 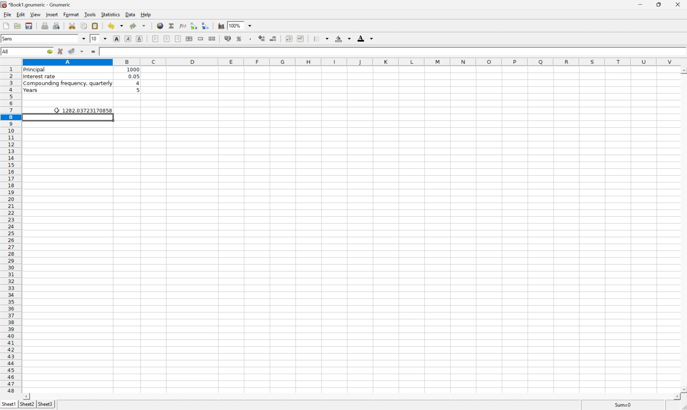 What do you see at coordinates (274, 38) in the screenshot?
I see `decrease number of decimals displayed` at bounding box center [274, 38].